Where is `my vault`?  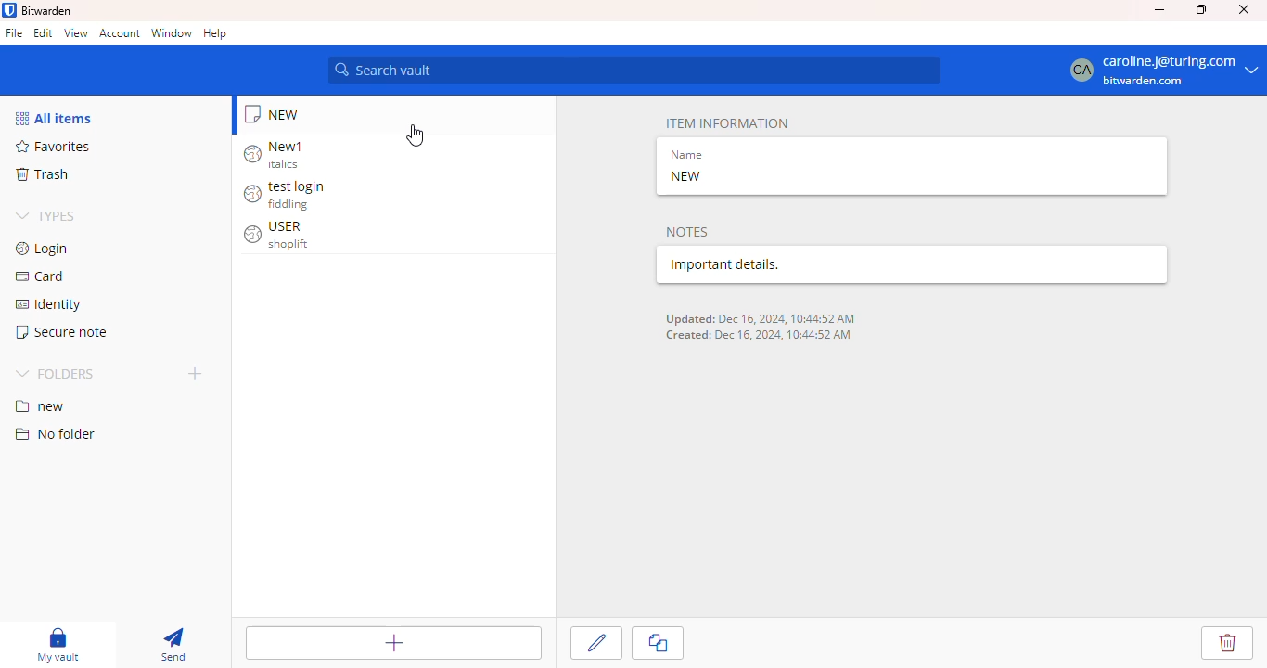 my vault is located at coordinates (65, 645).